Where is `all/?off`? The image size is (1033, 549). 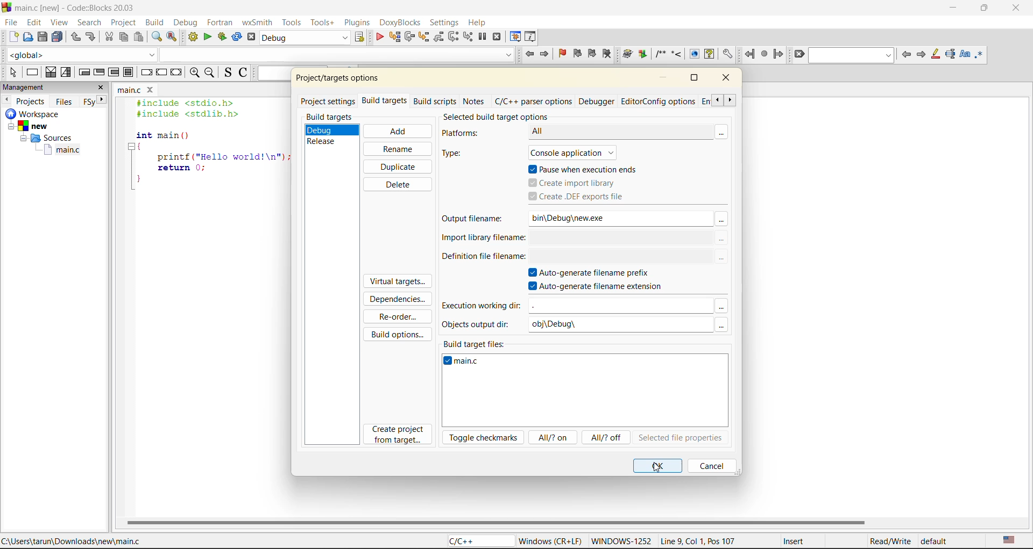 all/?off is located at coordinates (607, 438).